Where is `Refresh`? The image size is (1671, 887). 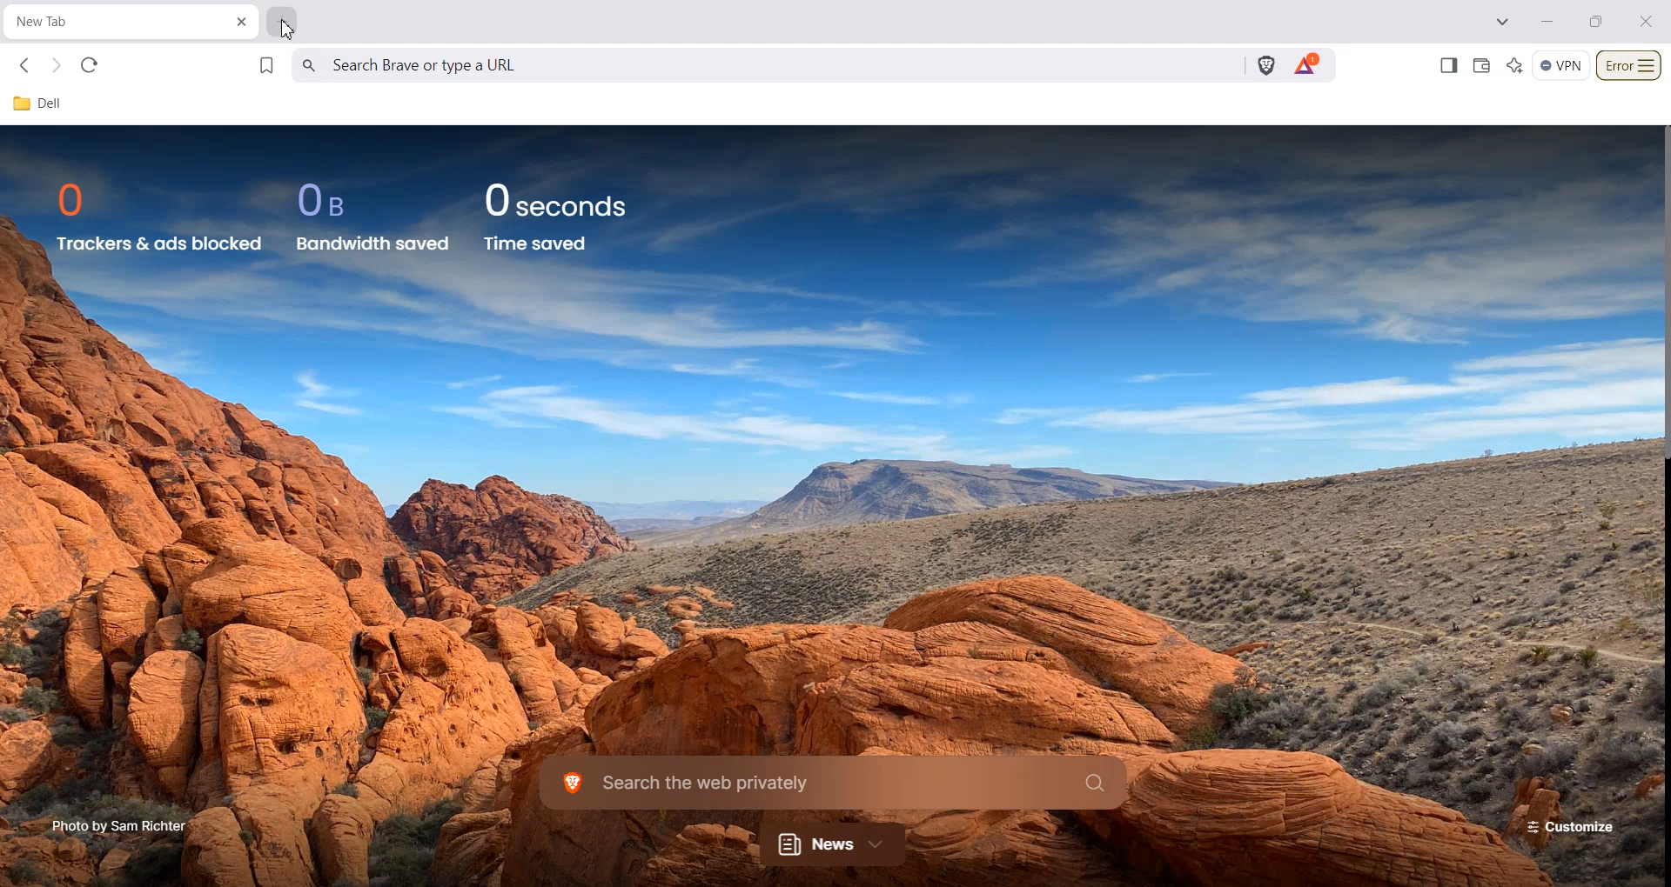
Refresh is located at coordinates (89, 65).